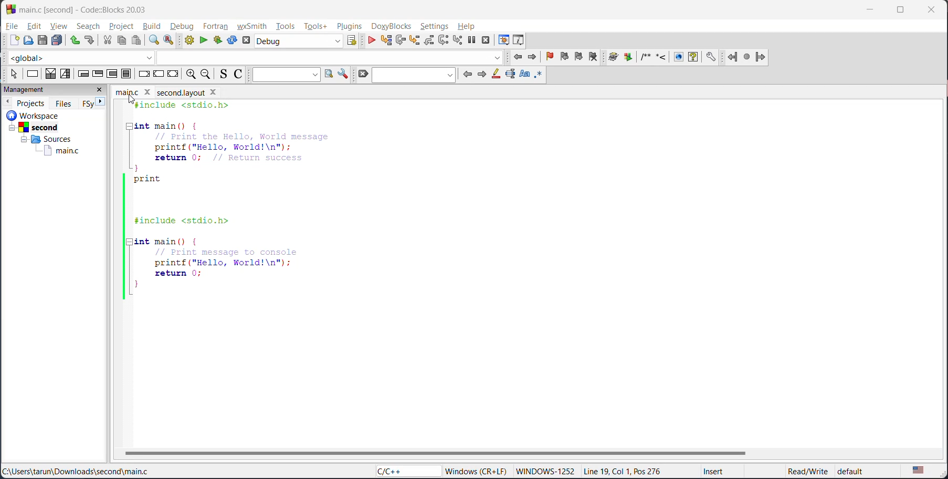 The width and height of the screenshot is (948, 479). What do you see at coordinates (33, 75) in the screenshot?
I see `instruction` at bounding box center [33, 75].